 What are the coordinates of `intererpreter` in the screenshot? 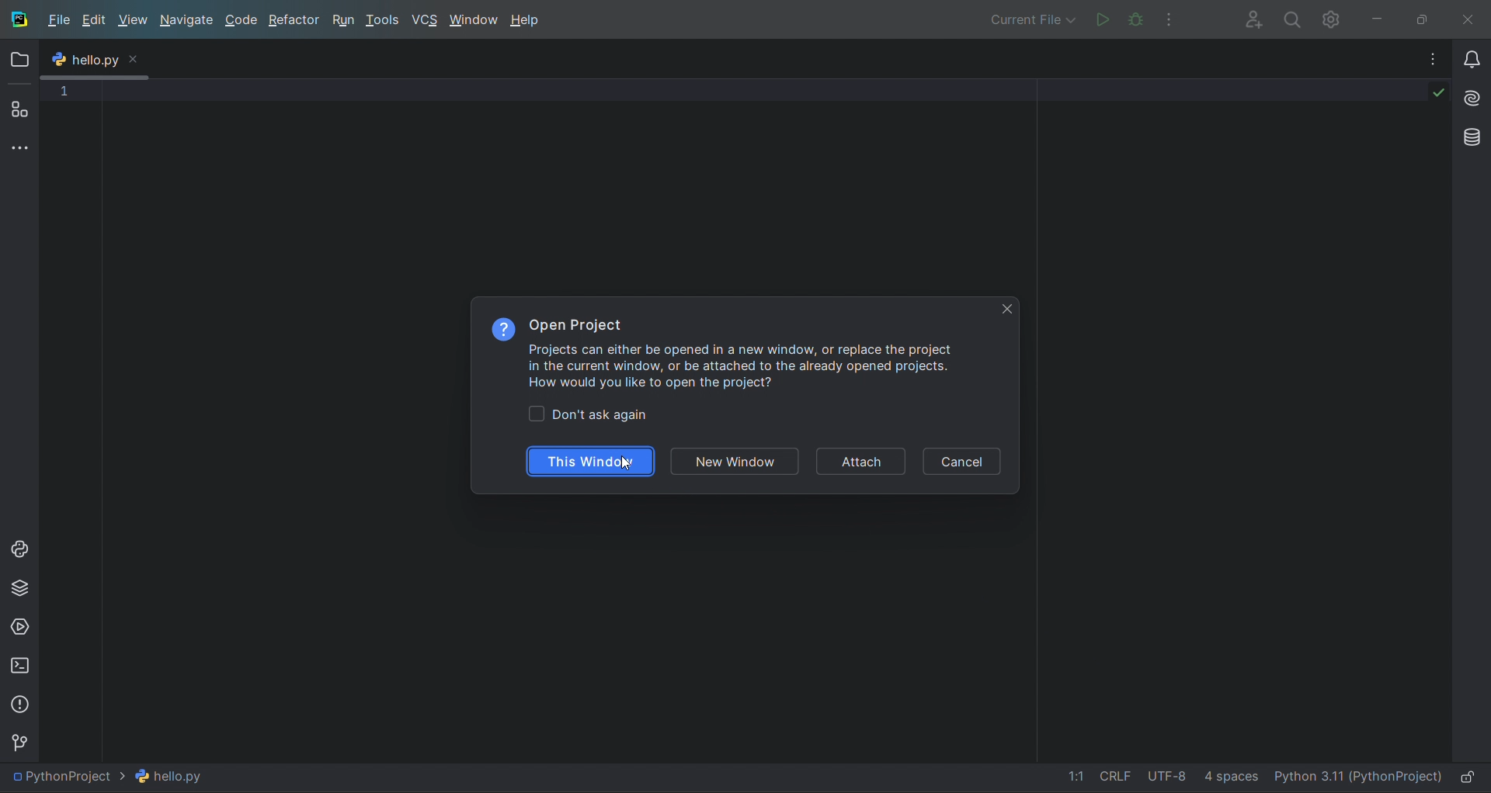 It's located at (1357, 778).